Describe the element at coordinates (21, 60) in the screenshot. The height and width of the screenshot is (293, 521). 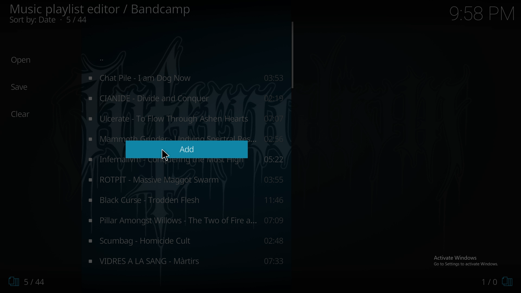
I see `Open` at that location.